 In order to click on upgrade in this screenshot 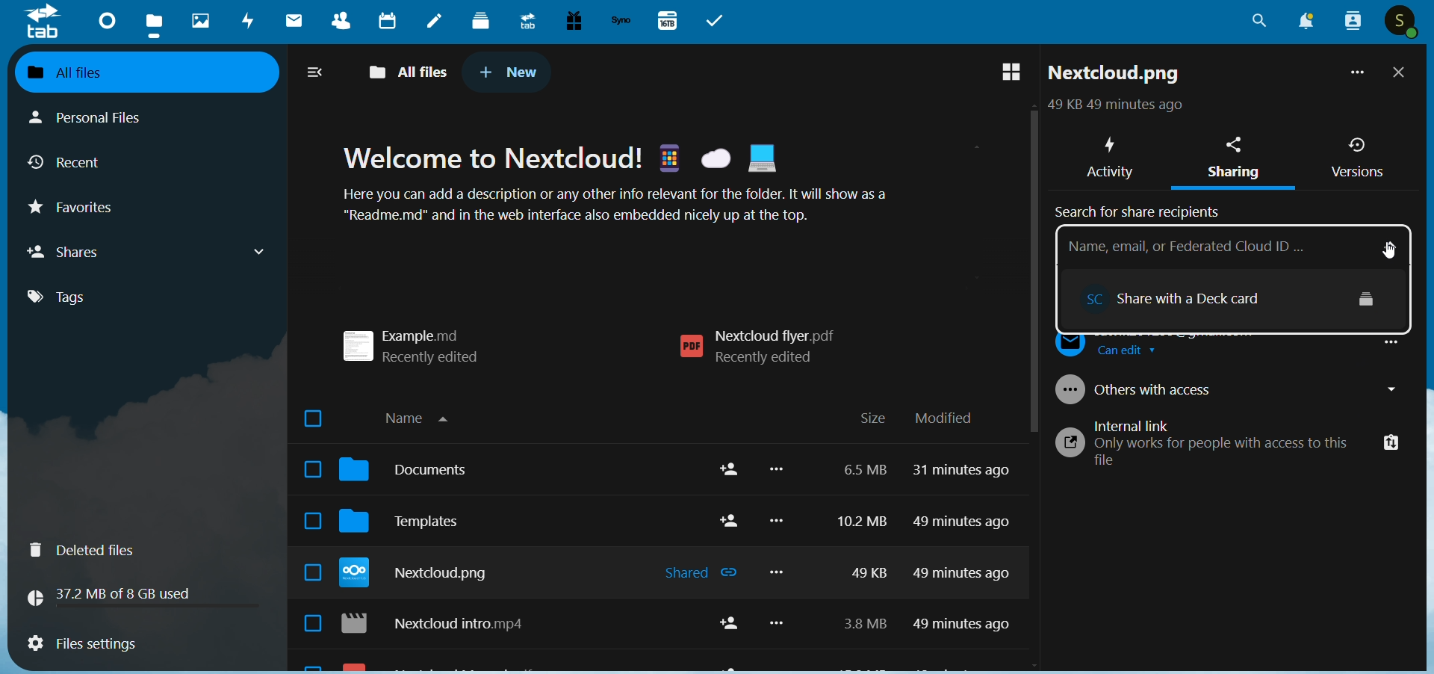, I will do `click(525, 20)`.